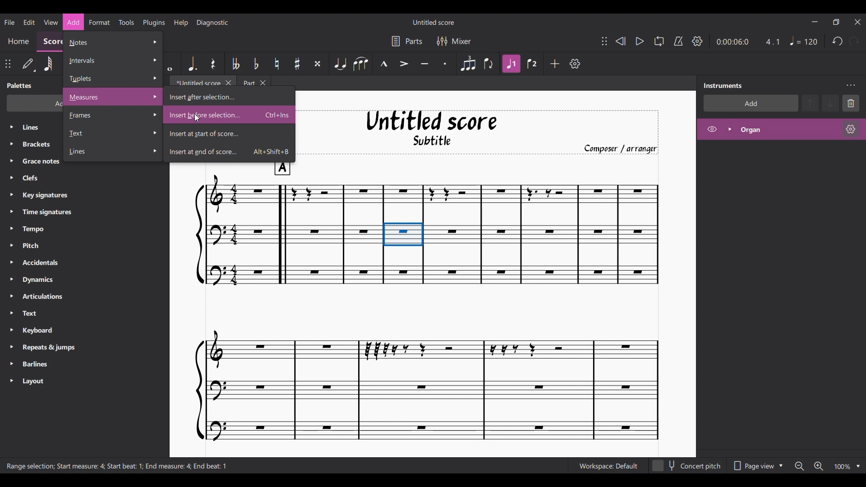 This screenshot has width=866, height=487. I want to click on Description of current selection, so click(118, 466).